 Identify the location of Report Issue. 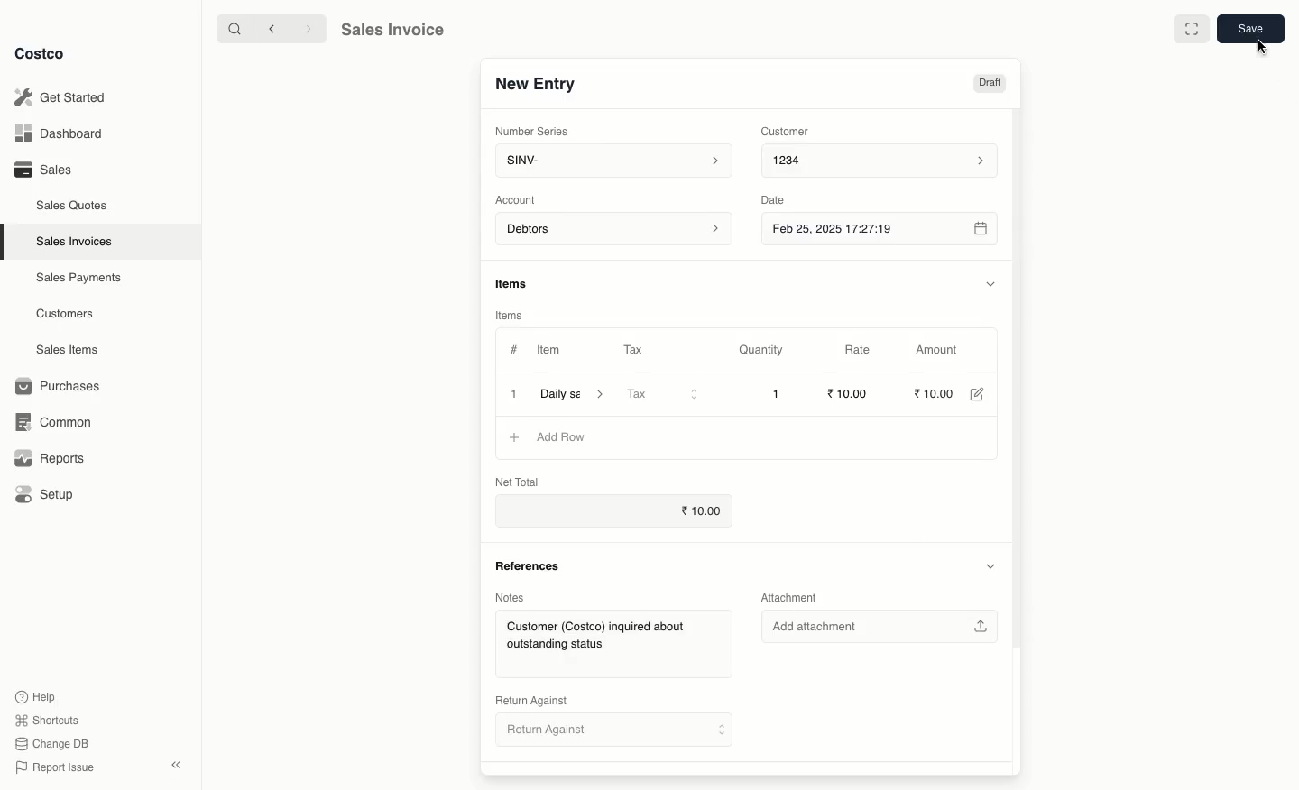
(57, 767).